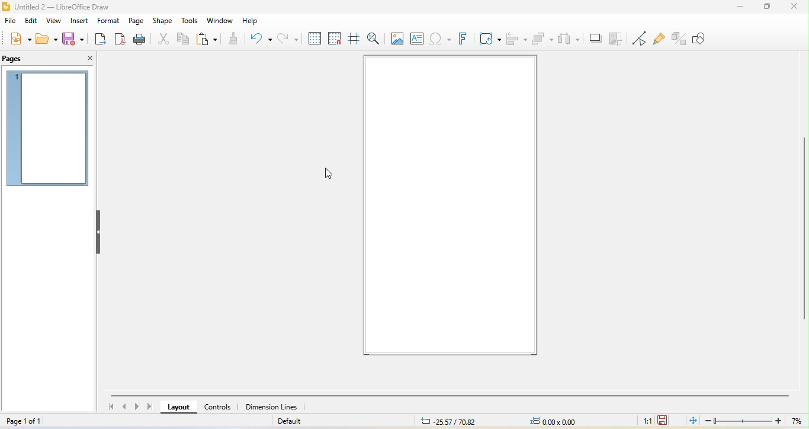 Image resolution: width=809 pixels, height=429 pixels. I want to click on align object, so click(519, 39).